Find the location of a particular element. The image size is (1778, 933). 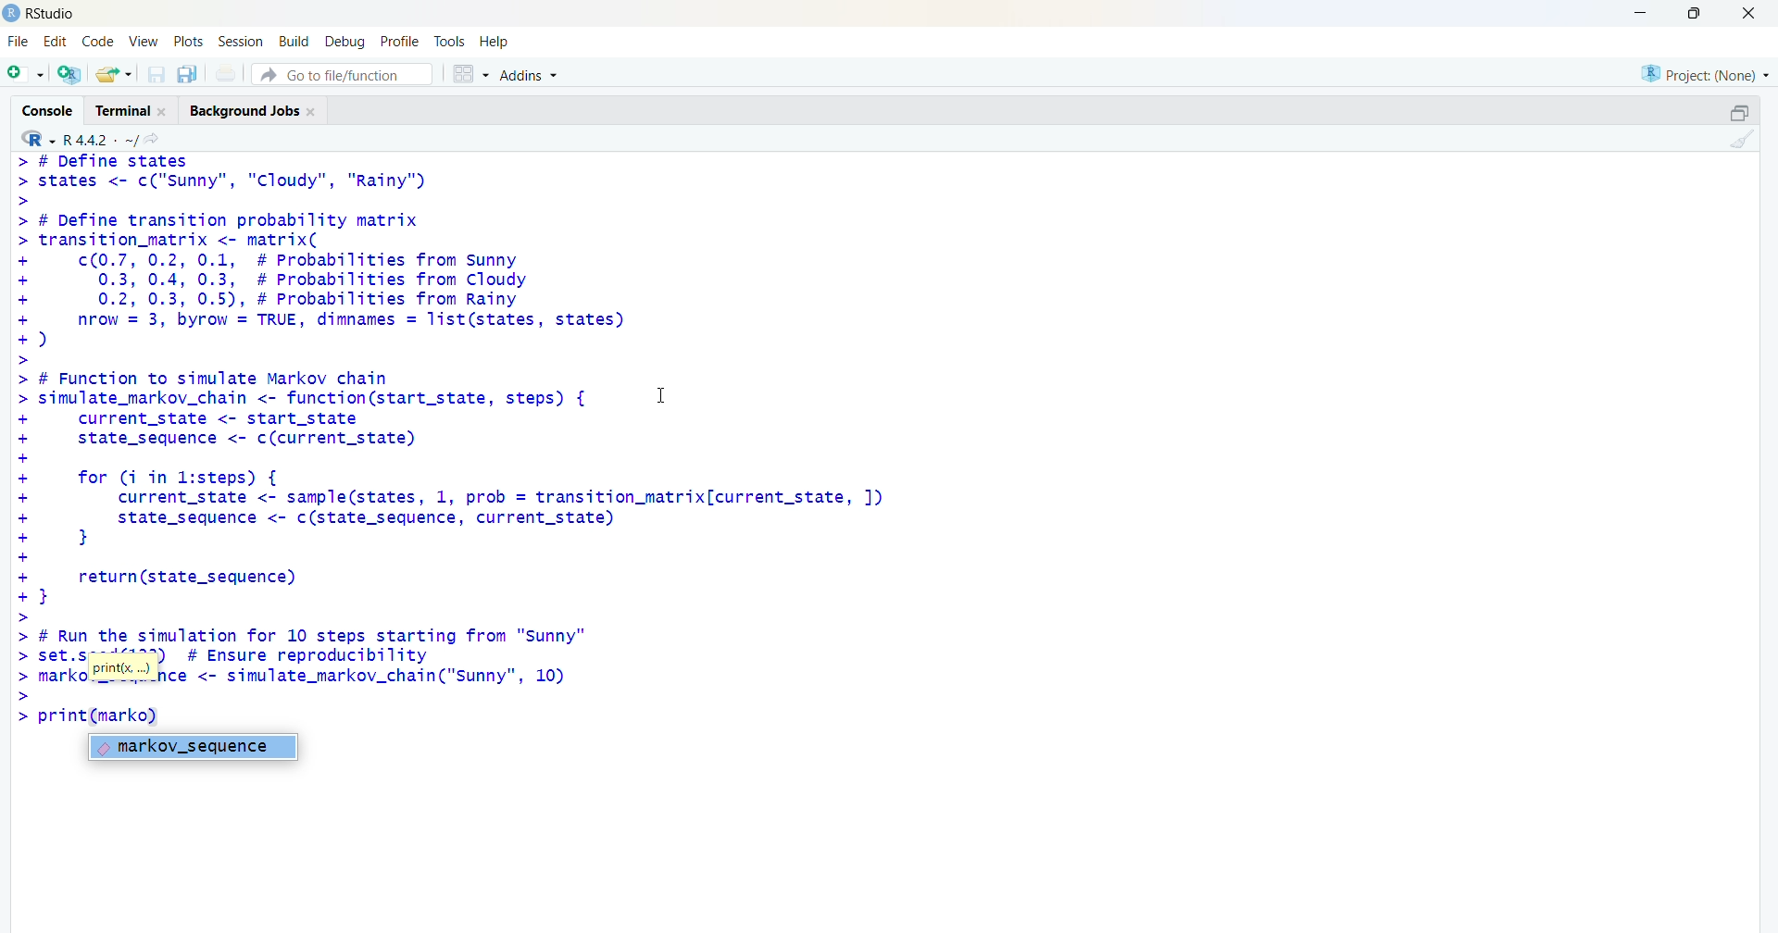

background jobs is located at coordinates (258, 111).